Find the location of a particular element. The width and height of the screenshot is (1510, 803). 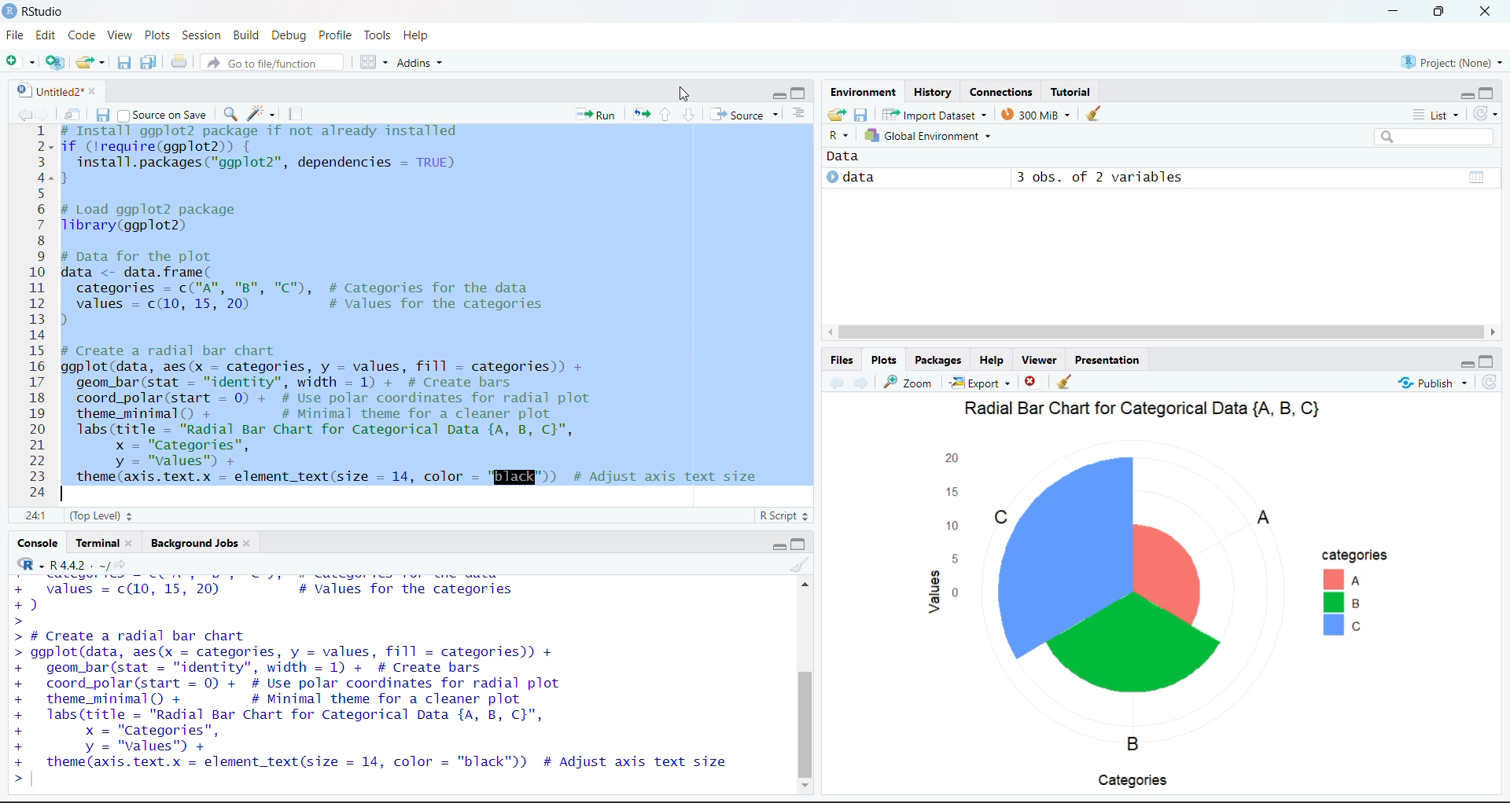

Edit is located at coordinates (45, 37).